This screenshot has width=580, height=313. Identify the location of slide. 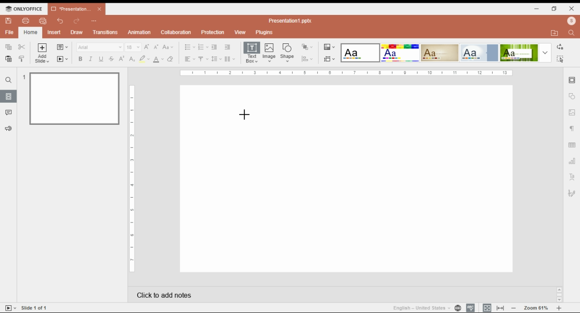
(9, 96).